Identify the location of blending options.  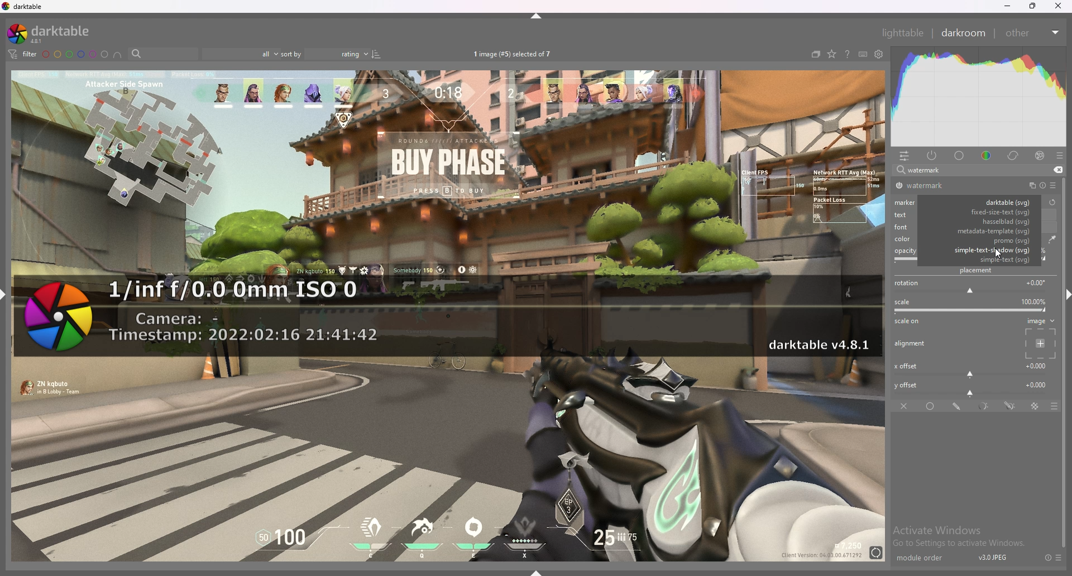
(1049, 406).